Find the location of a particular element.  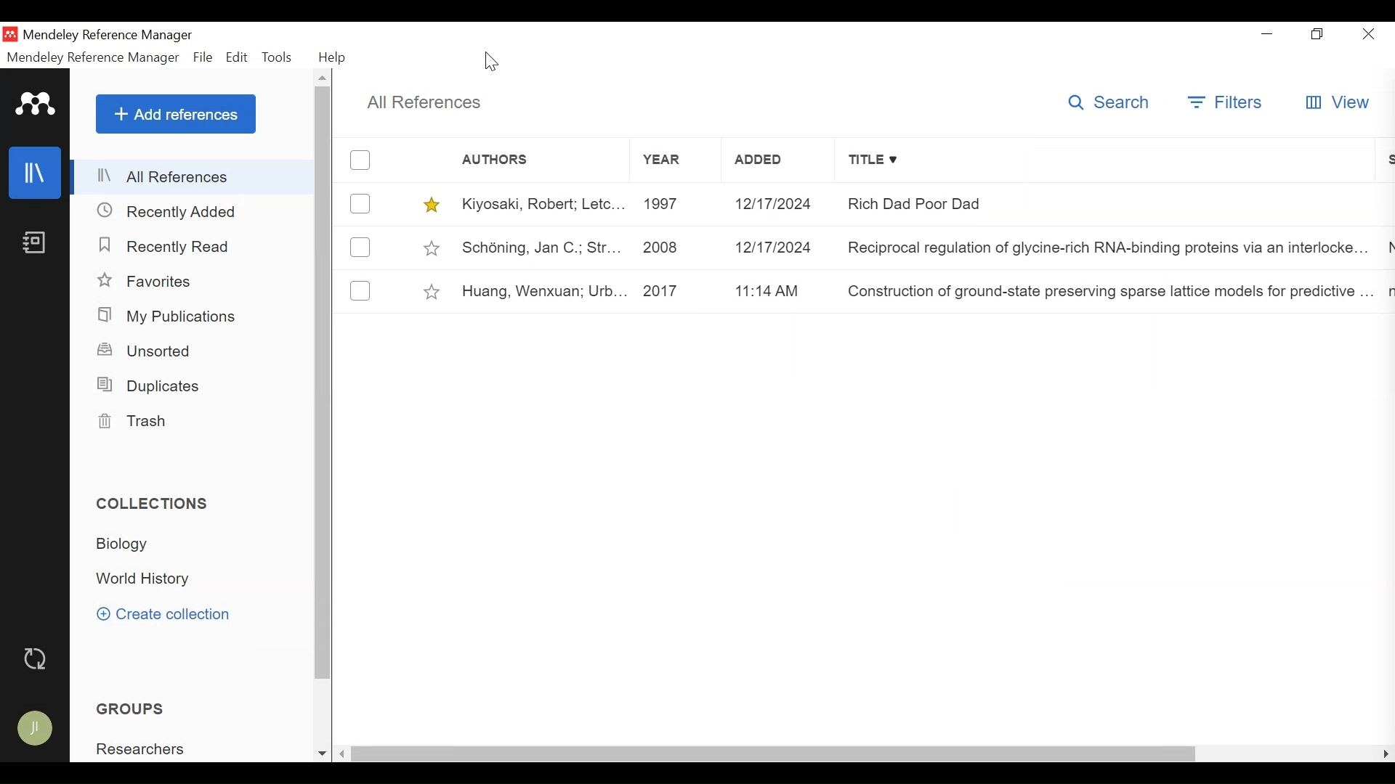

Search is located at coordinates (1106, 103).